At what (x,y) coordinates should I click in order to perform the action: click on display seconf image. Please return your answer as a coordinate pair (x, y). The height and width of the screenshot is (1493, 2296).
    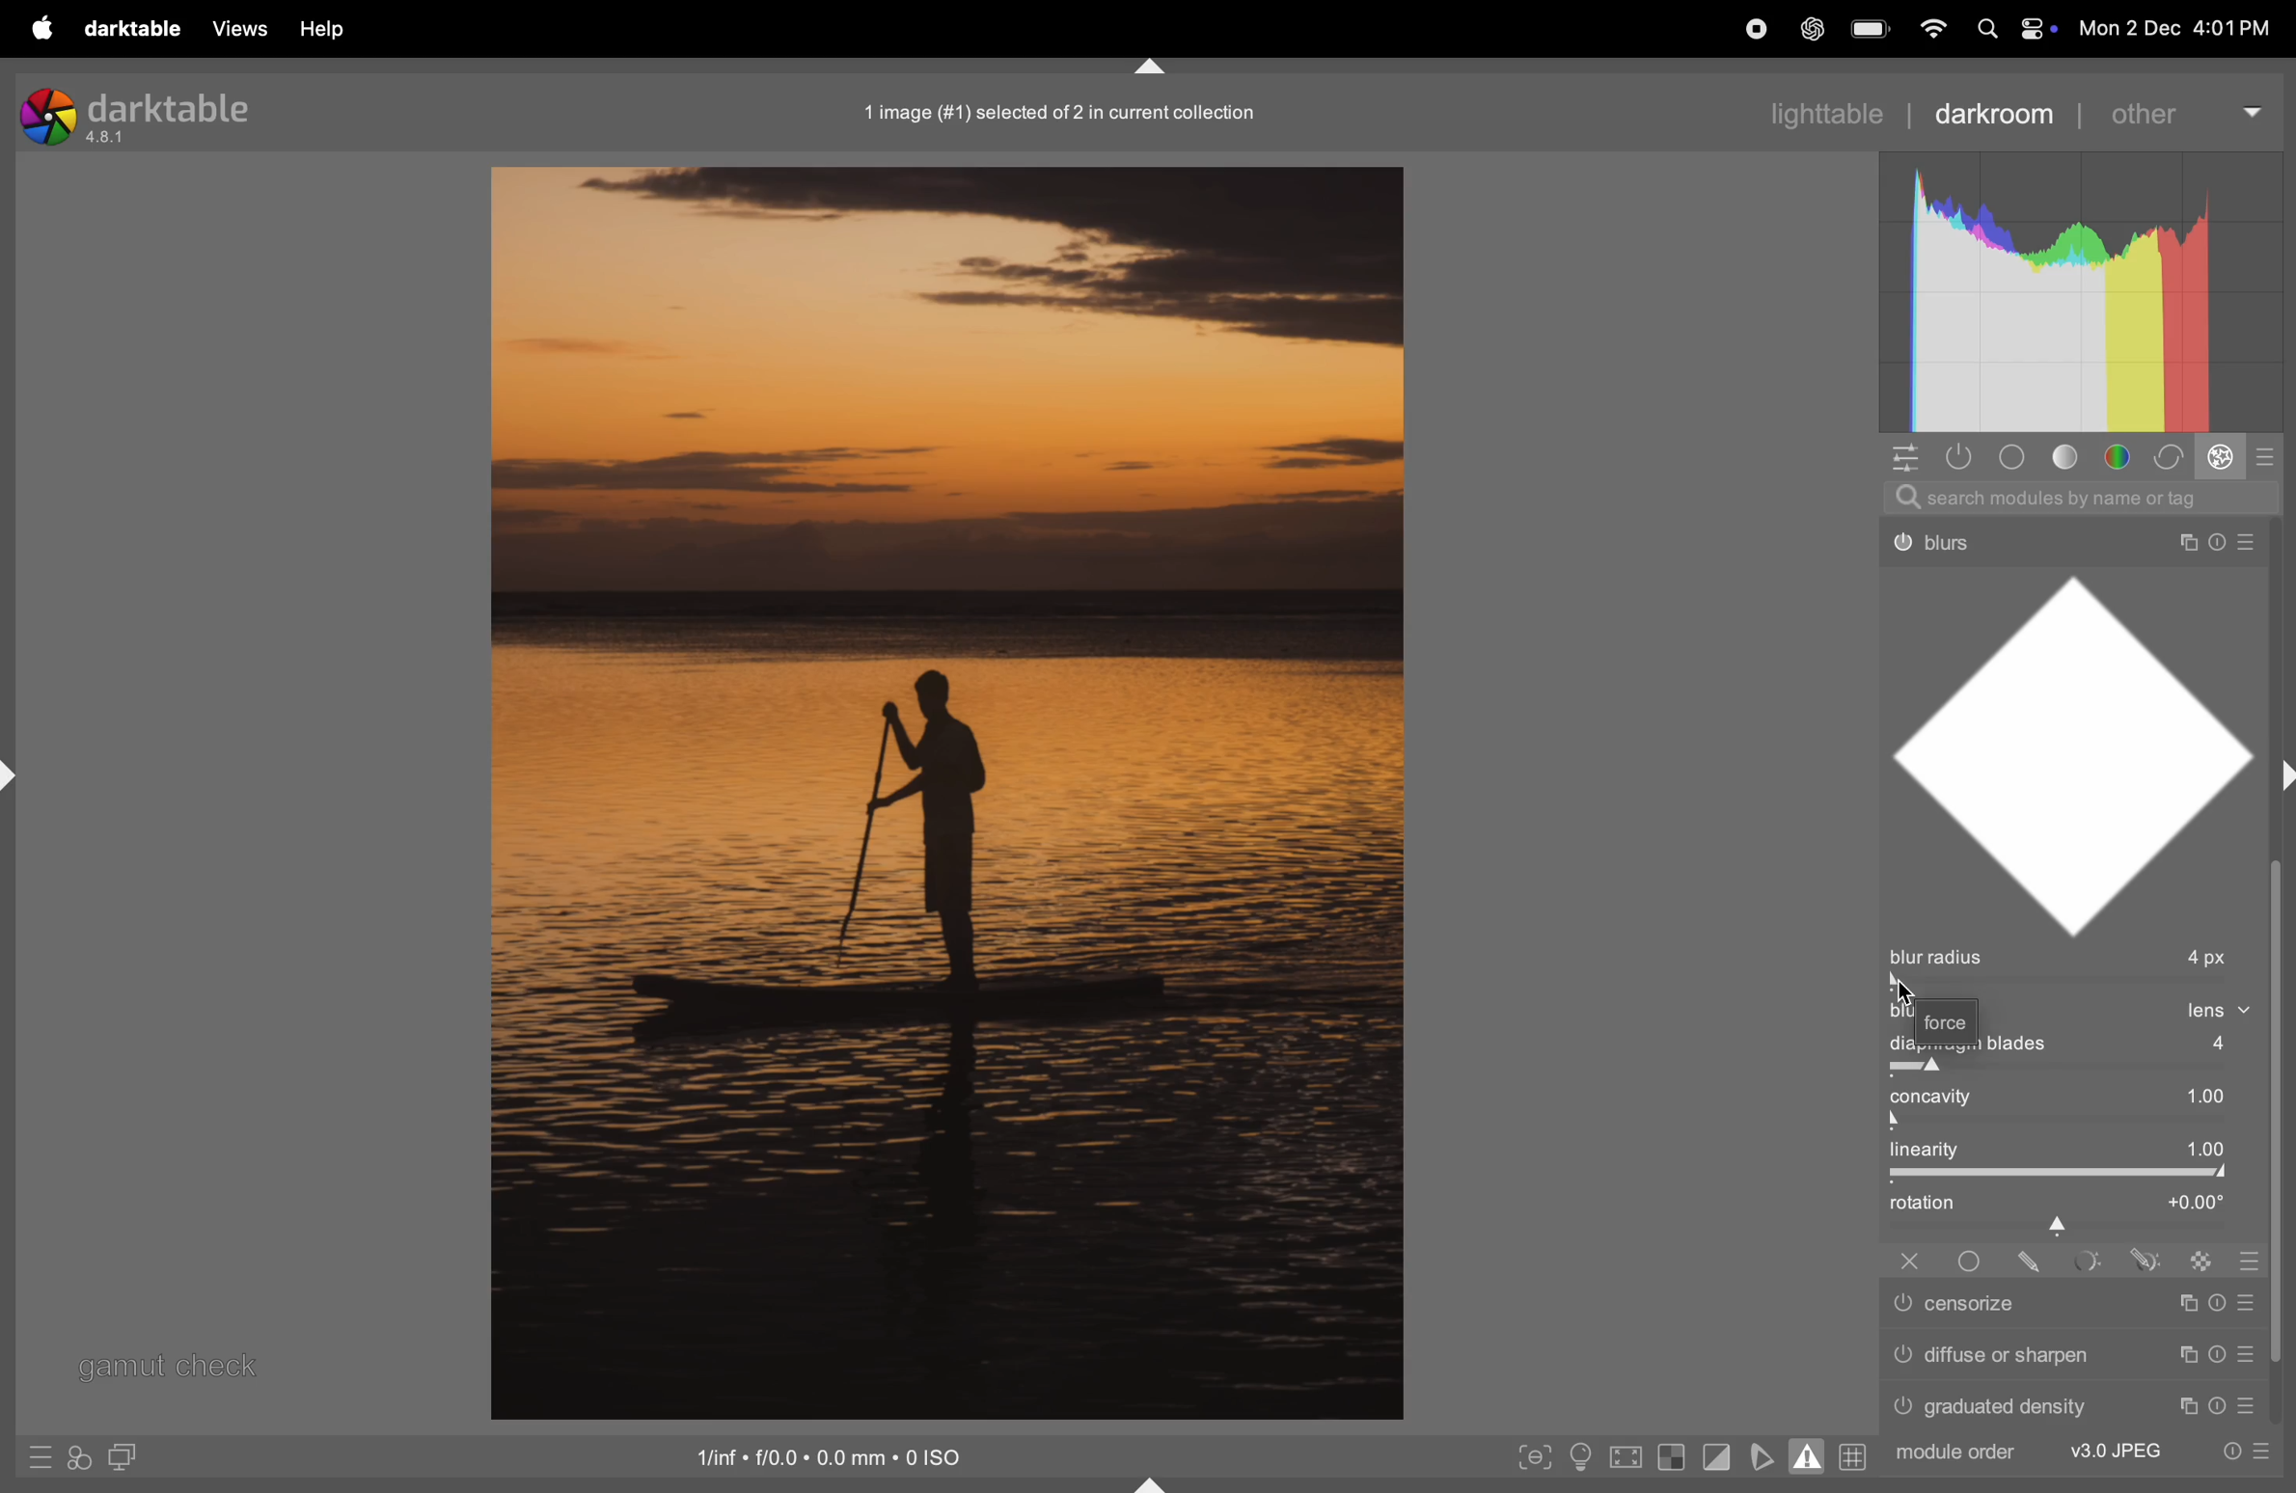
    Looking at the image, I should click on (126, 1456).